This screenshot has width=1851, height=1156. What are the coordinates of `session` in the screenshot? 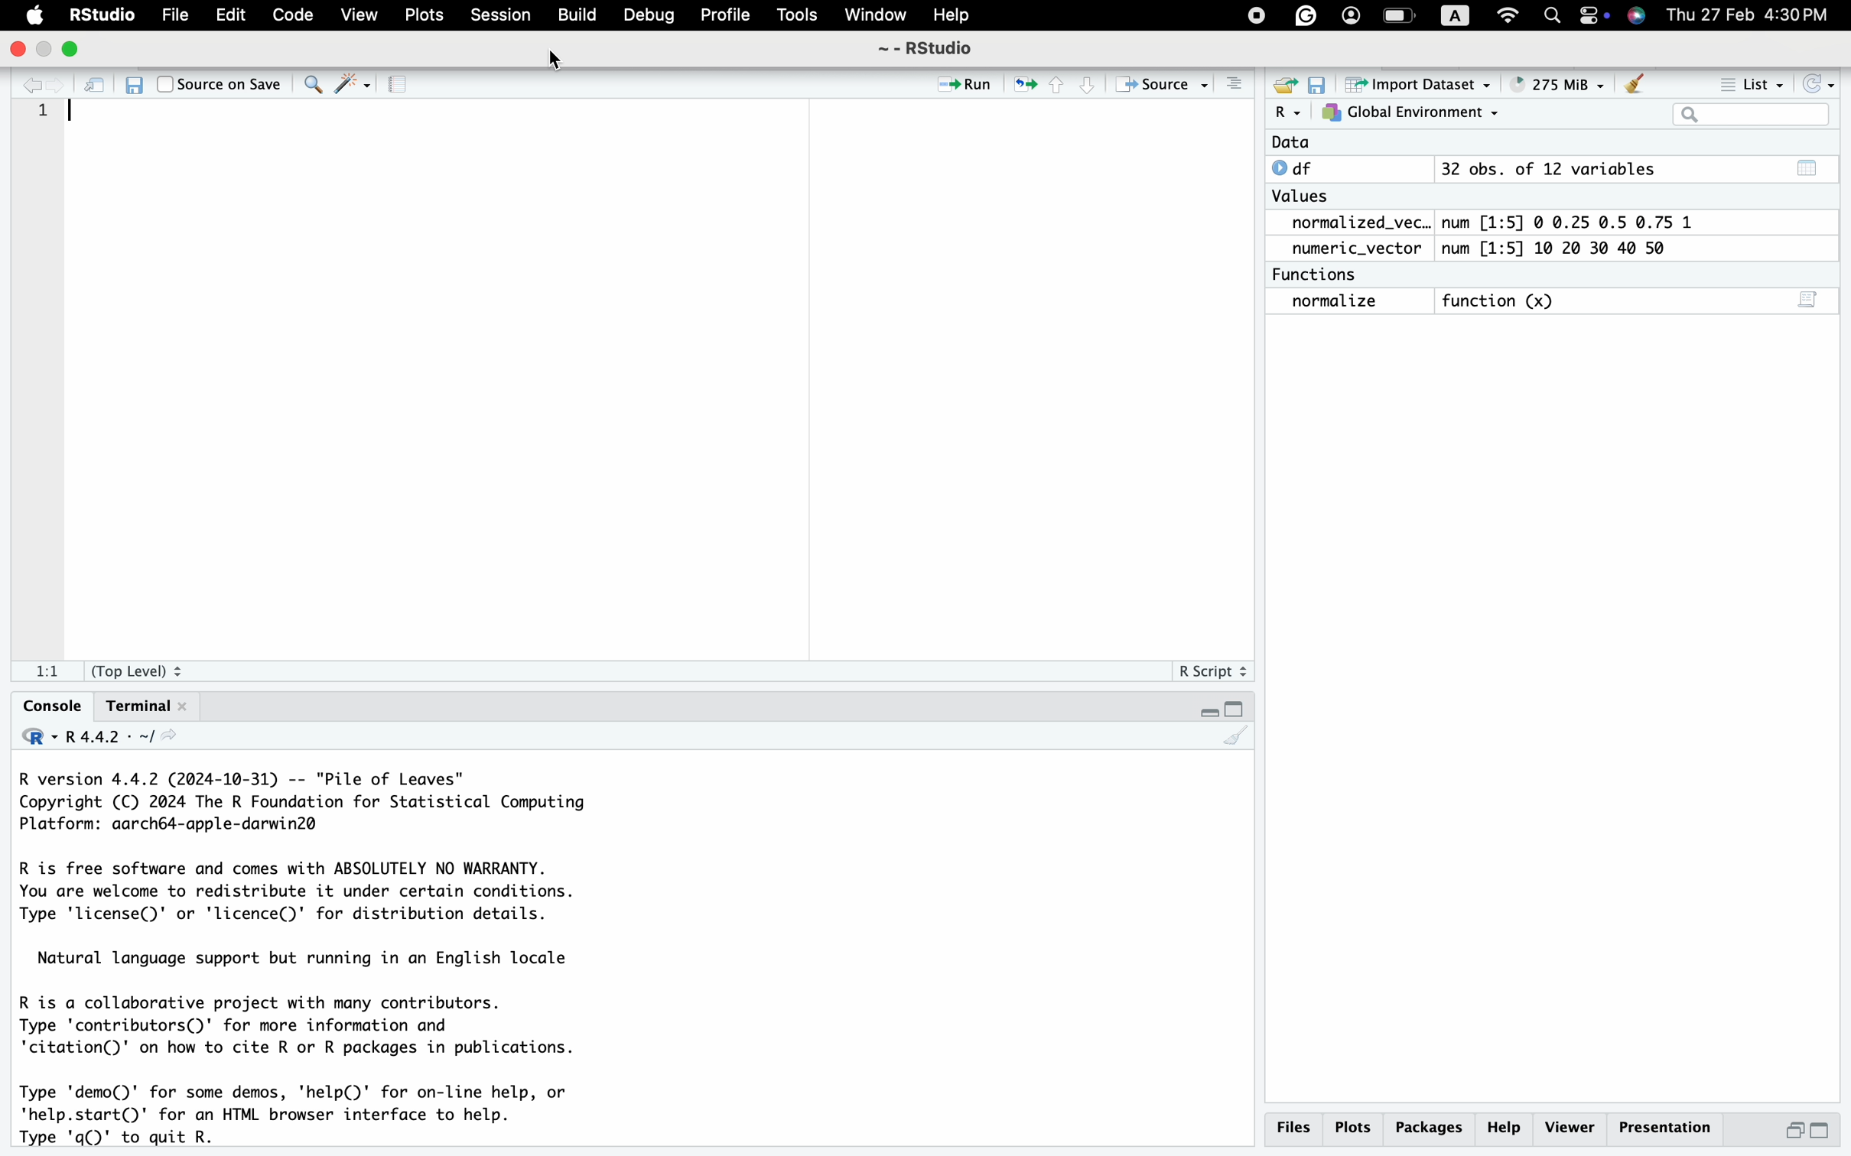 It's located at (498, 16).